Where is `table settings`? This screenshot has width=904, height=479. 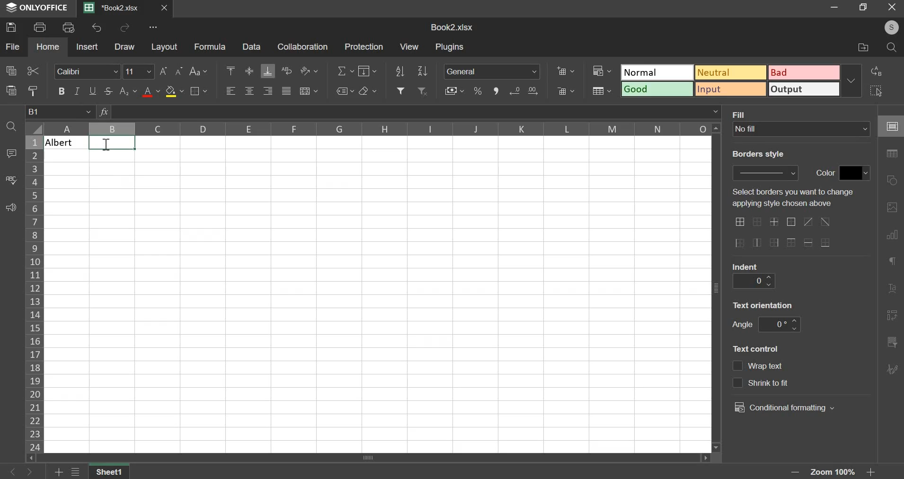
table settings is located at coordinates (893, 154).